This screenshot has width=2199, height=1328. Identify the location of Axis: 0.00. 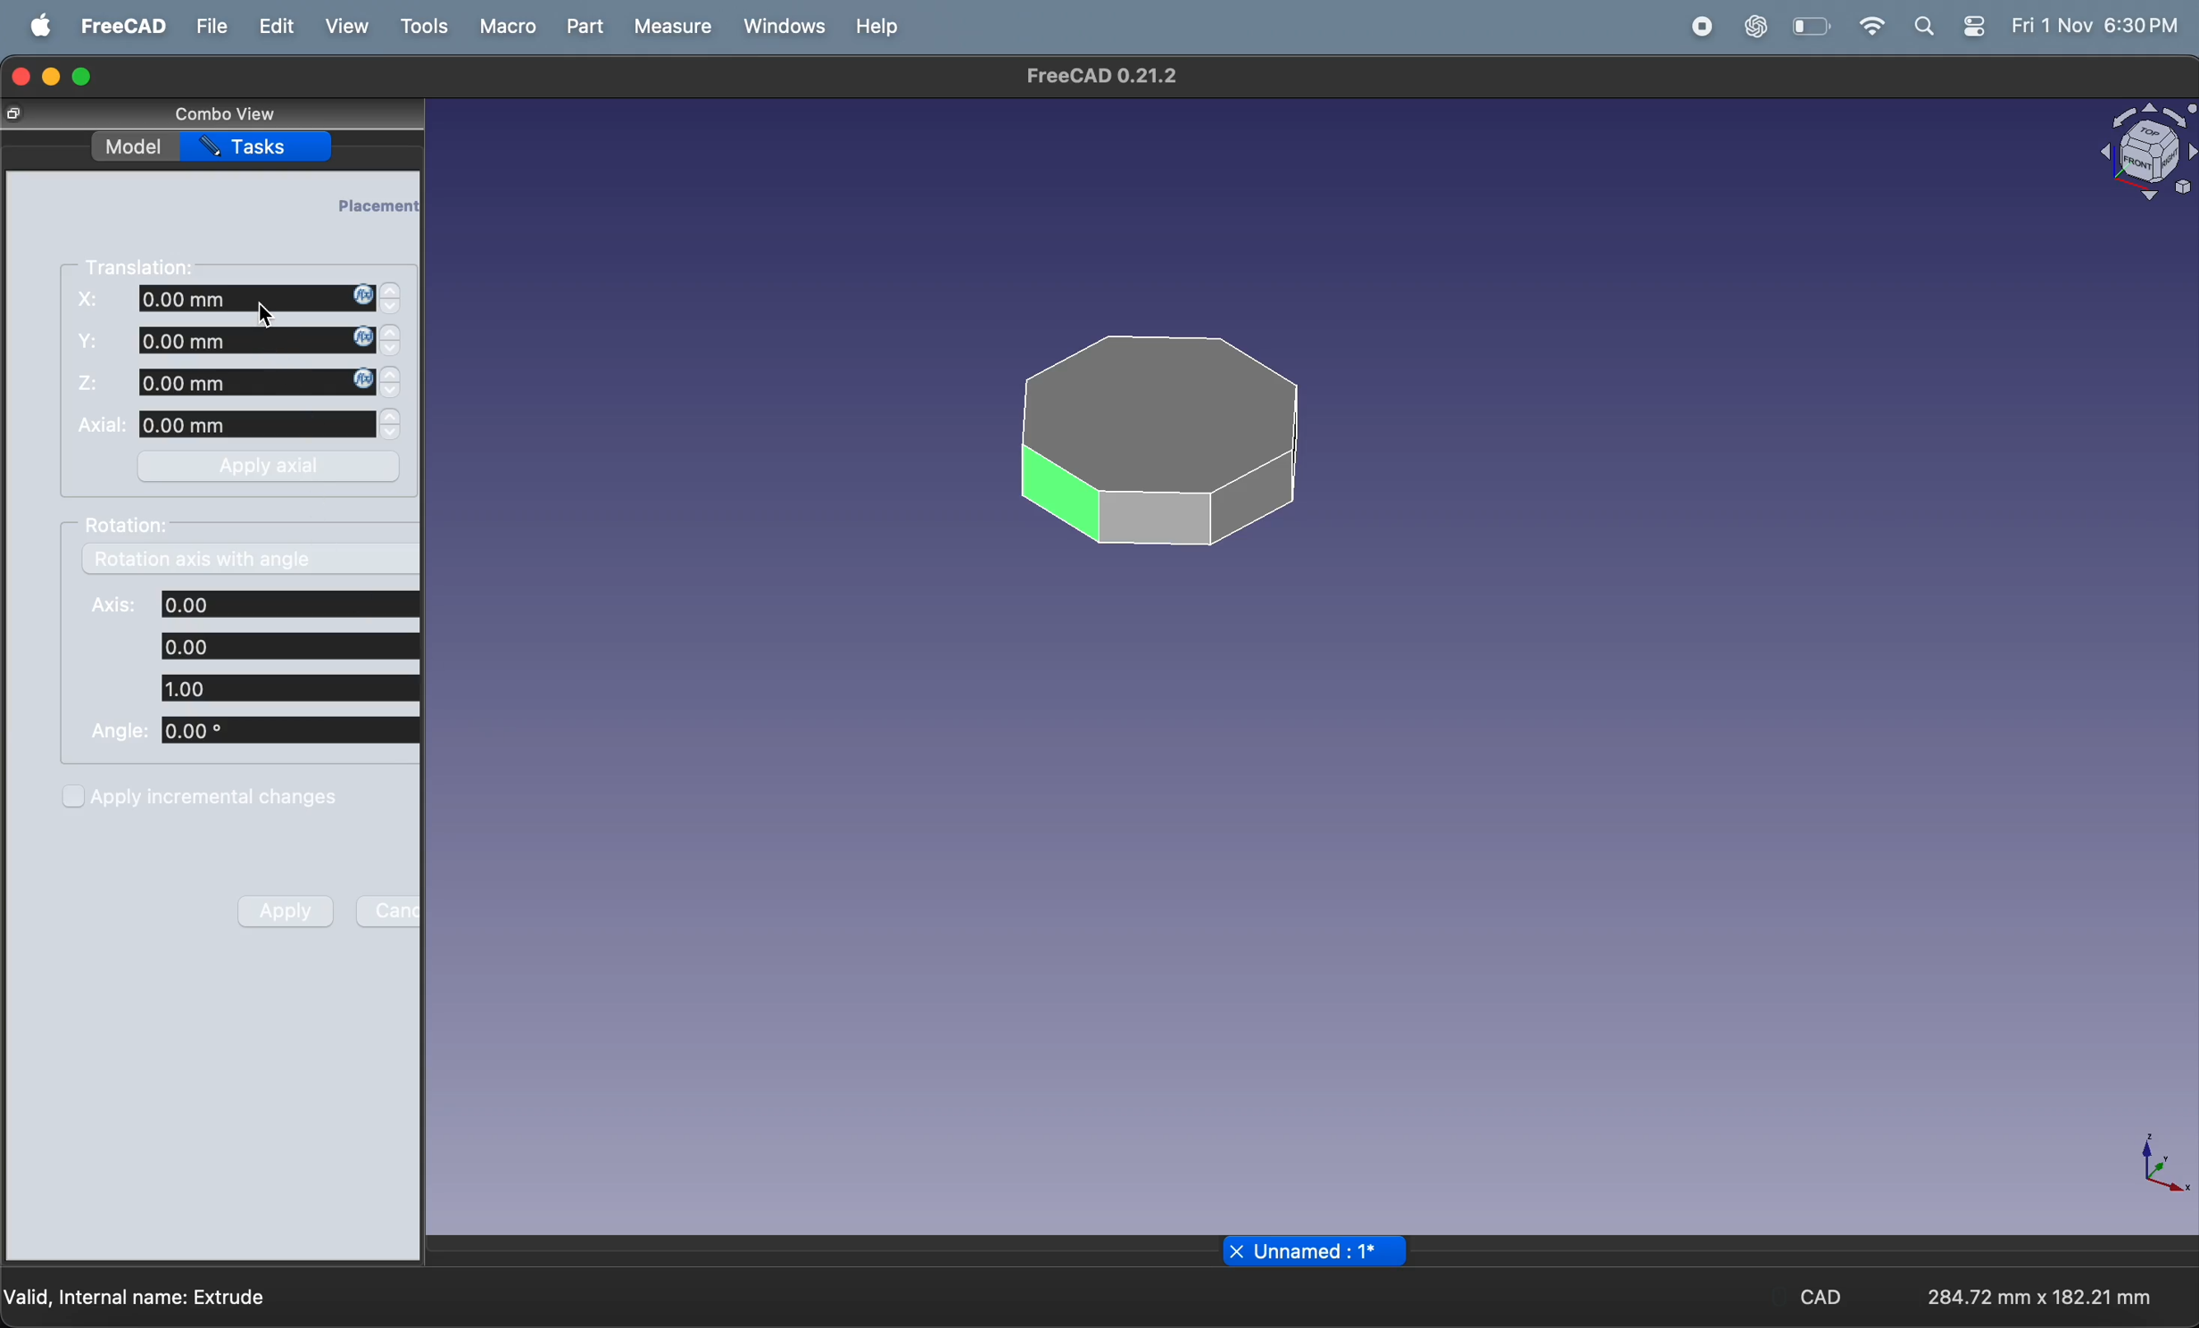
(254, 603).